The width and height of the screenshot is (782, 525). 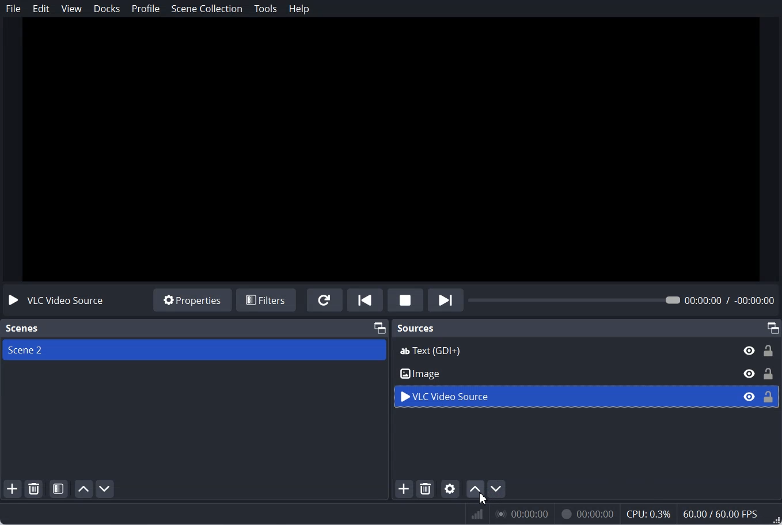 What do you see at coordinates (587, 374) in the screenshot?
I see `Image` at bounding box center [587, 374].